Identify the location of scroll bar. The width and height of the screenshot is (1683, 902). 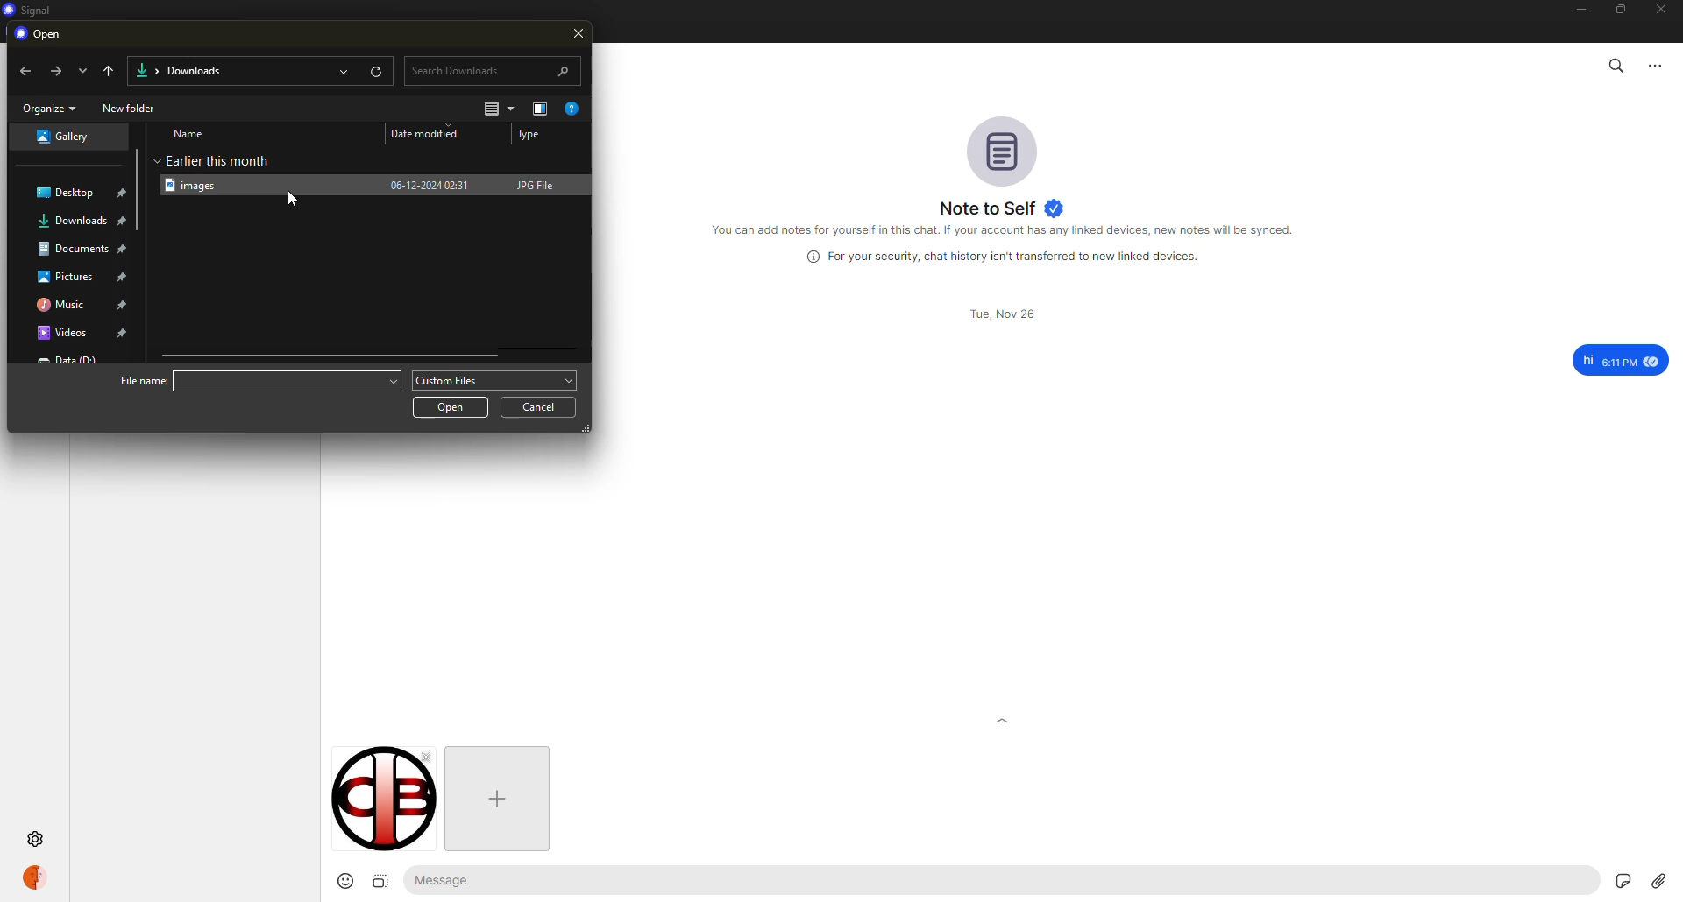
(333, 356).